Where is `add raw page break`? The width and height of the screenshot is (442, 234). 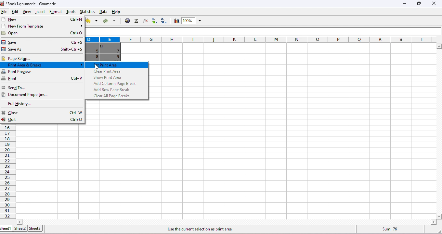 add raw page break is located at coordinates (113, 90).